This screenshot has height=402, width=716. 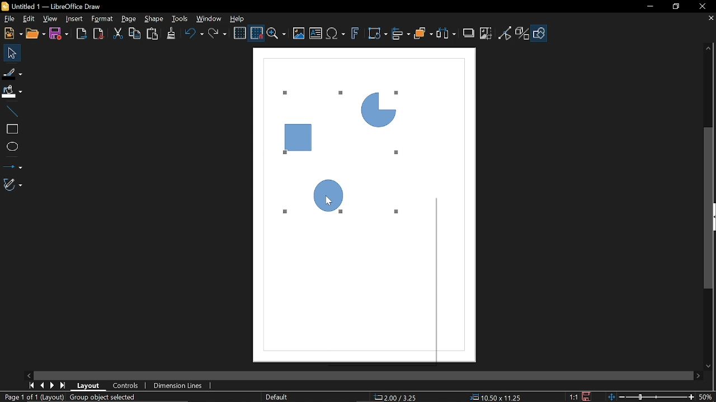 What do you see at coordinates (13, 165) in the screenshot?
I see `Lines and arrows` at bounding box center [13, 165].